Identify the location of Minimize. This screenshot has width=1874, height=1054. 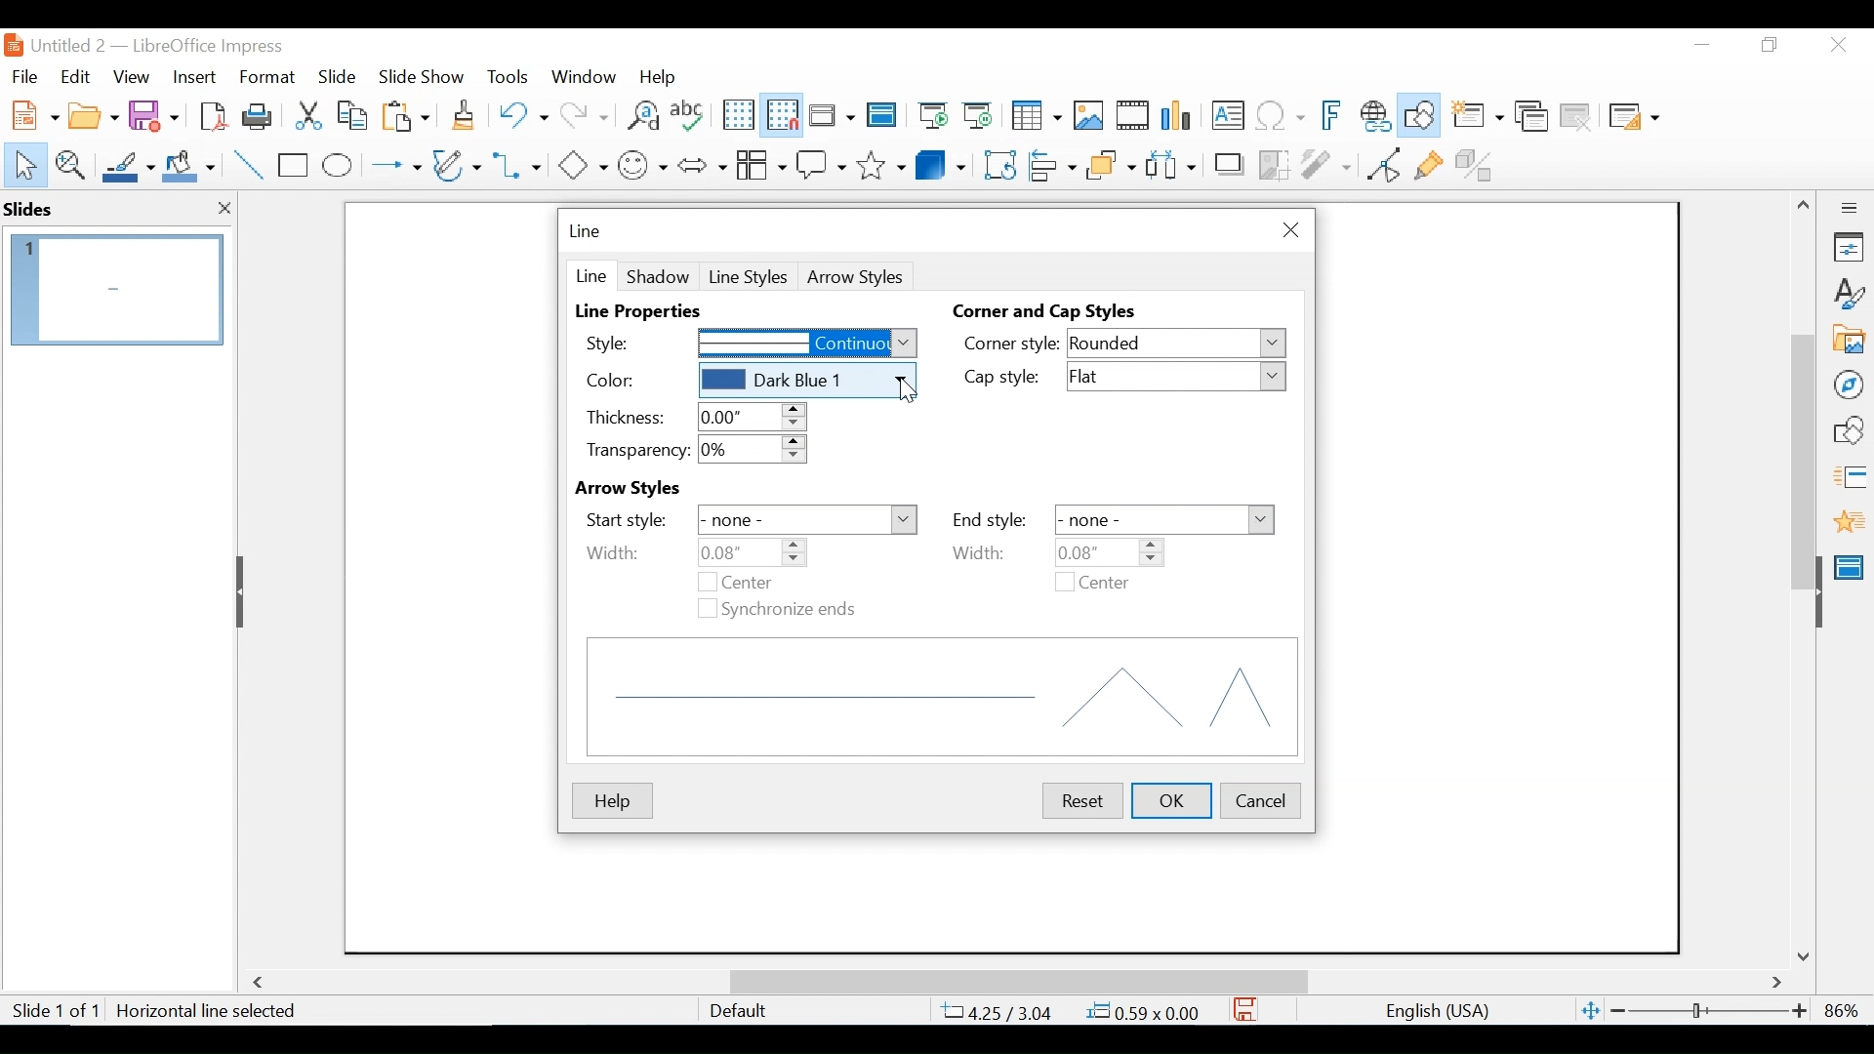
(1700, 45).